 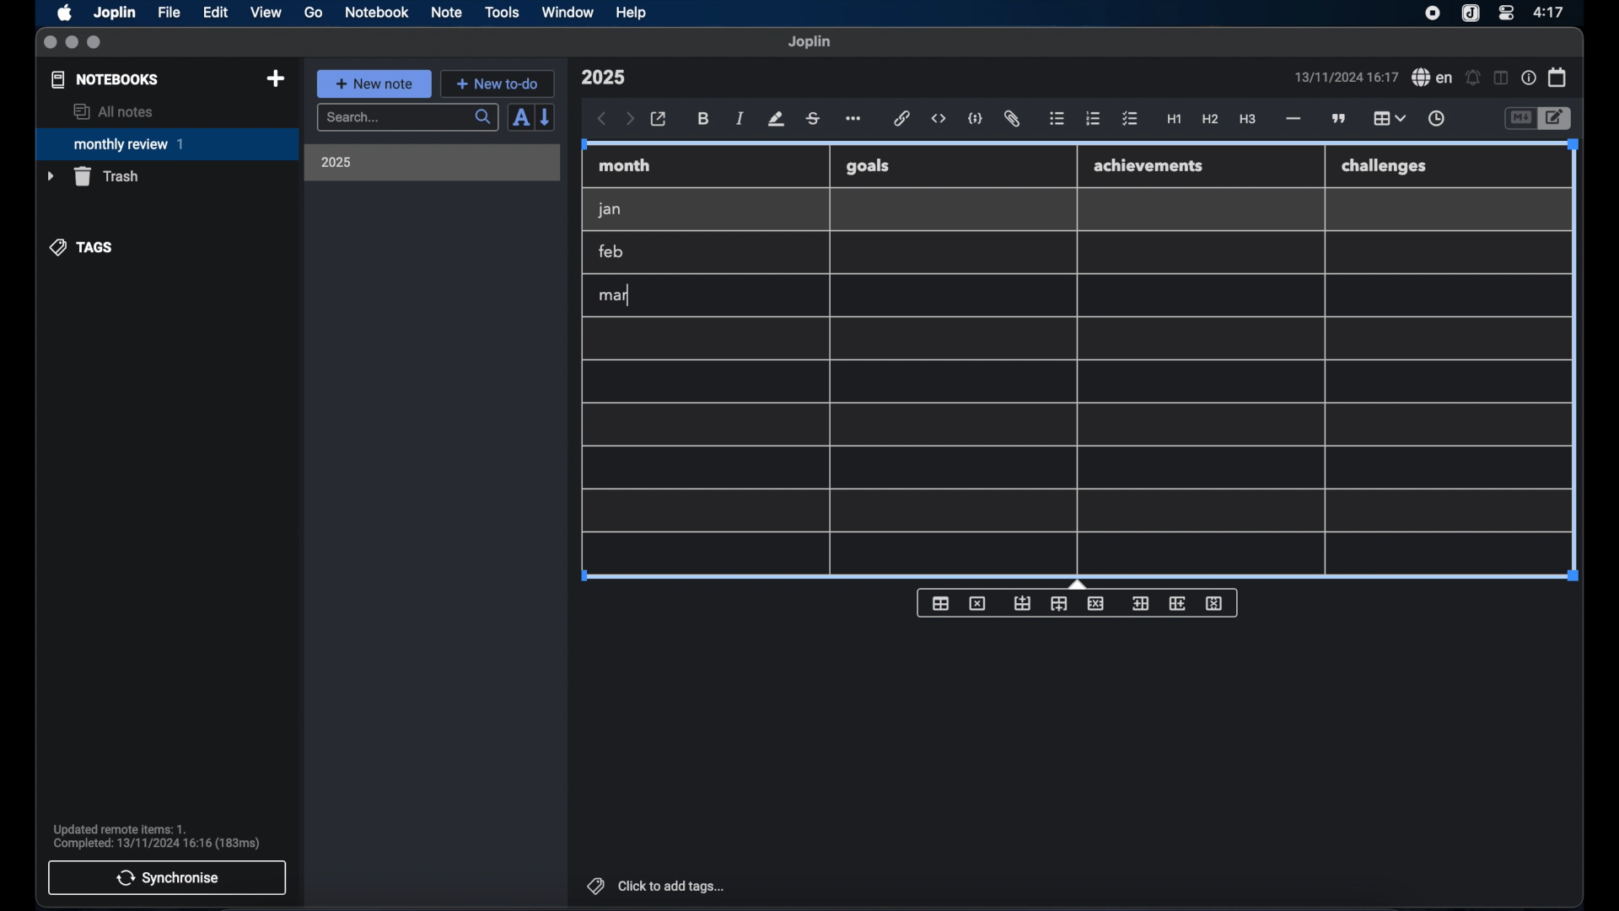 I want to click on insert column after, so click(x=1178, y=603).